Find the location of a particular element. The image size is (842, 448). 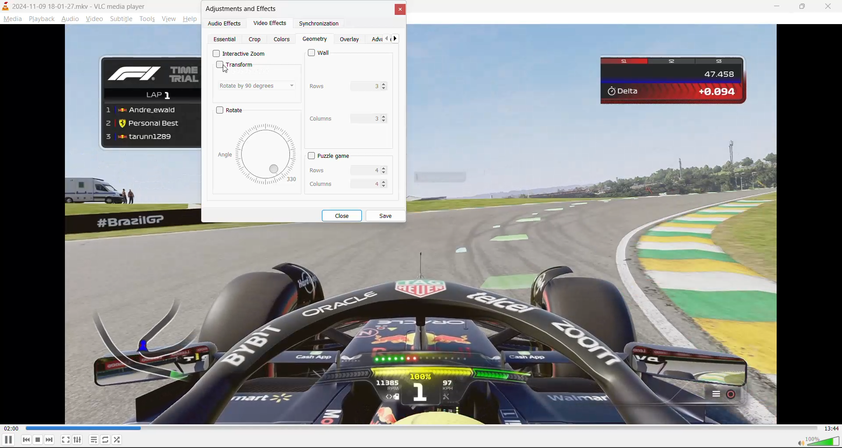

close is located at coordinates (829, 7).